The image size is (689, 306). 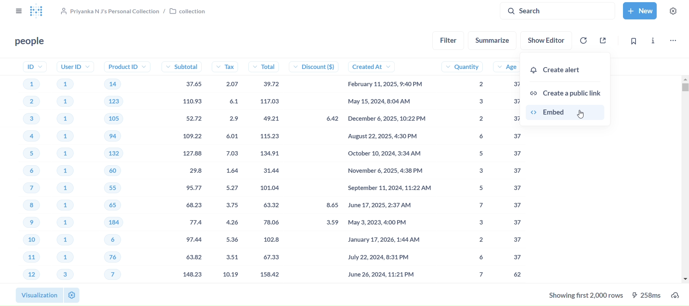 I want to click on info , so click(x=654, y=41).